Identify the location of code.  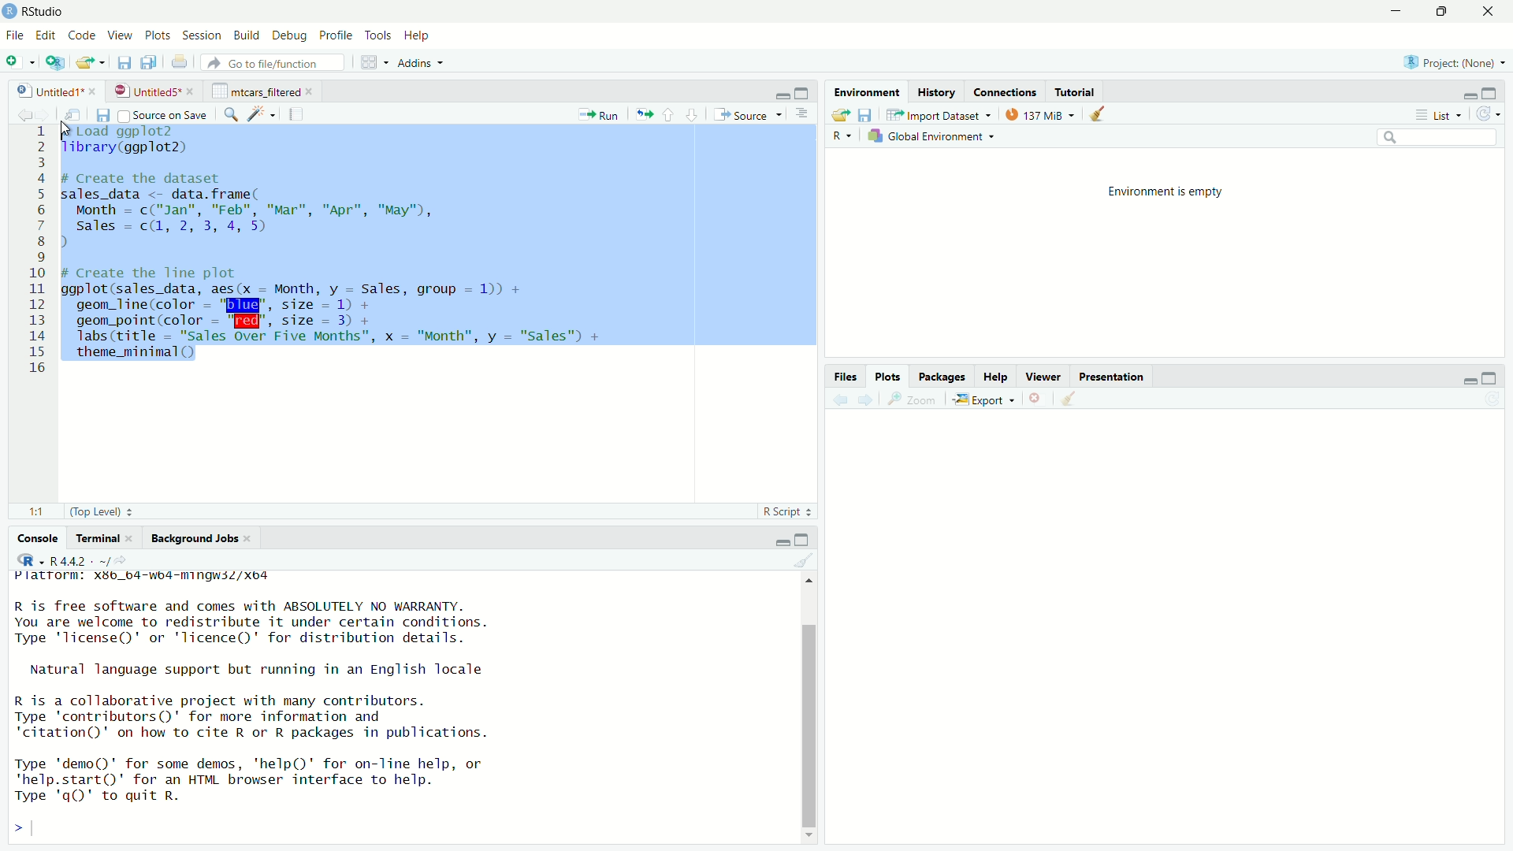
(84, 35).